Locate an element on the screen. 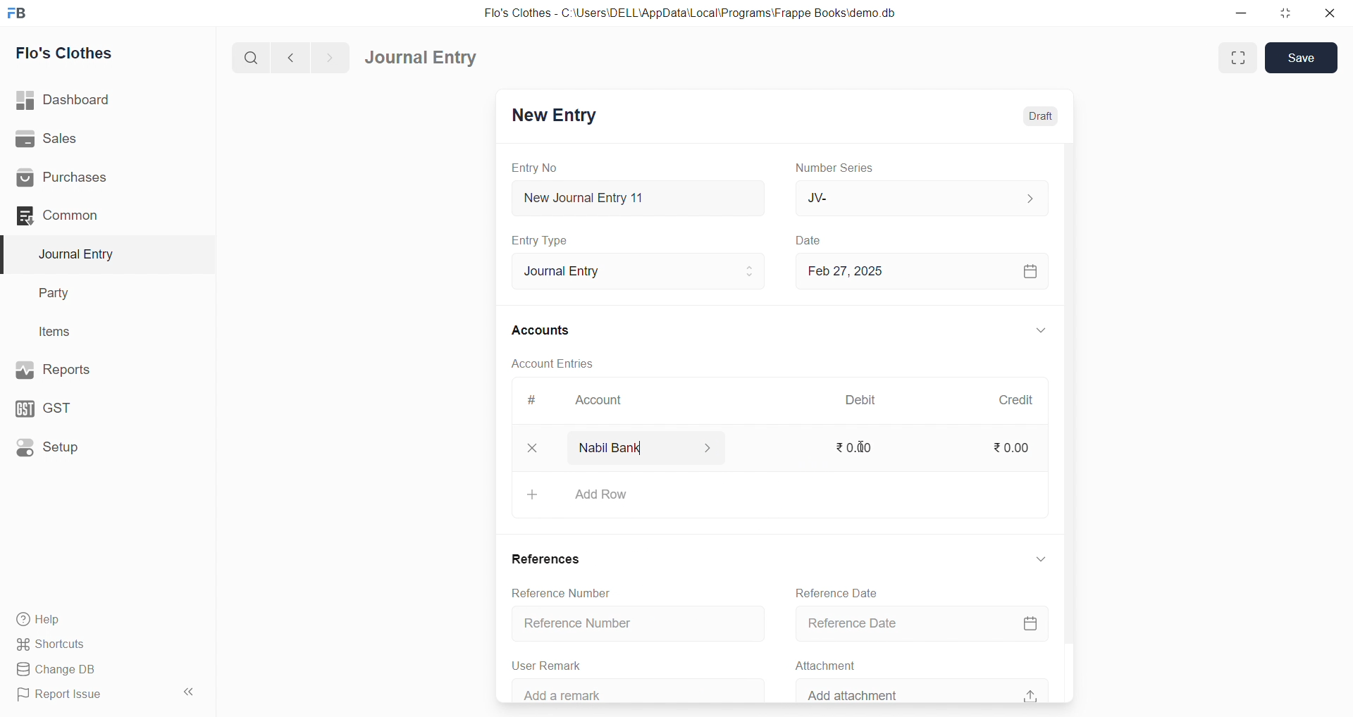 The height and width of the screenshot is (717, 1353). Account Entries is located at coordinates (554, 362).